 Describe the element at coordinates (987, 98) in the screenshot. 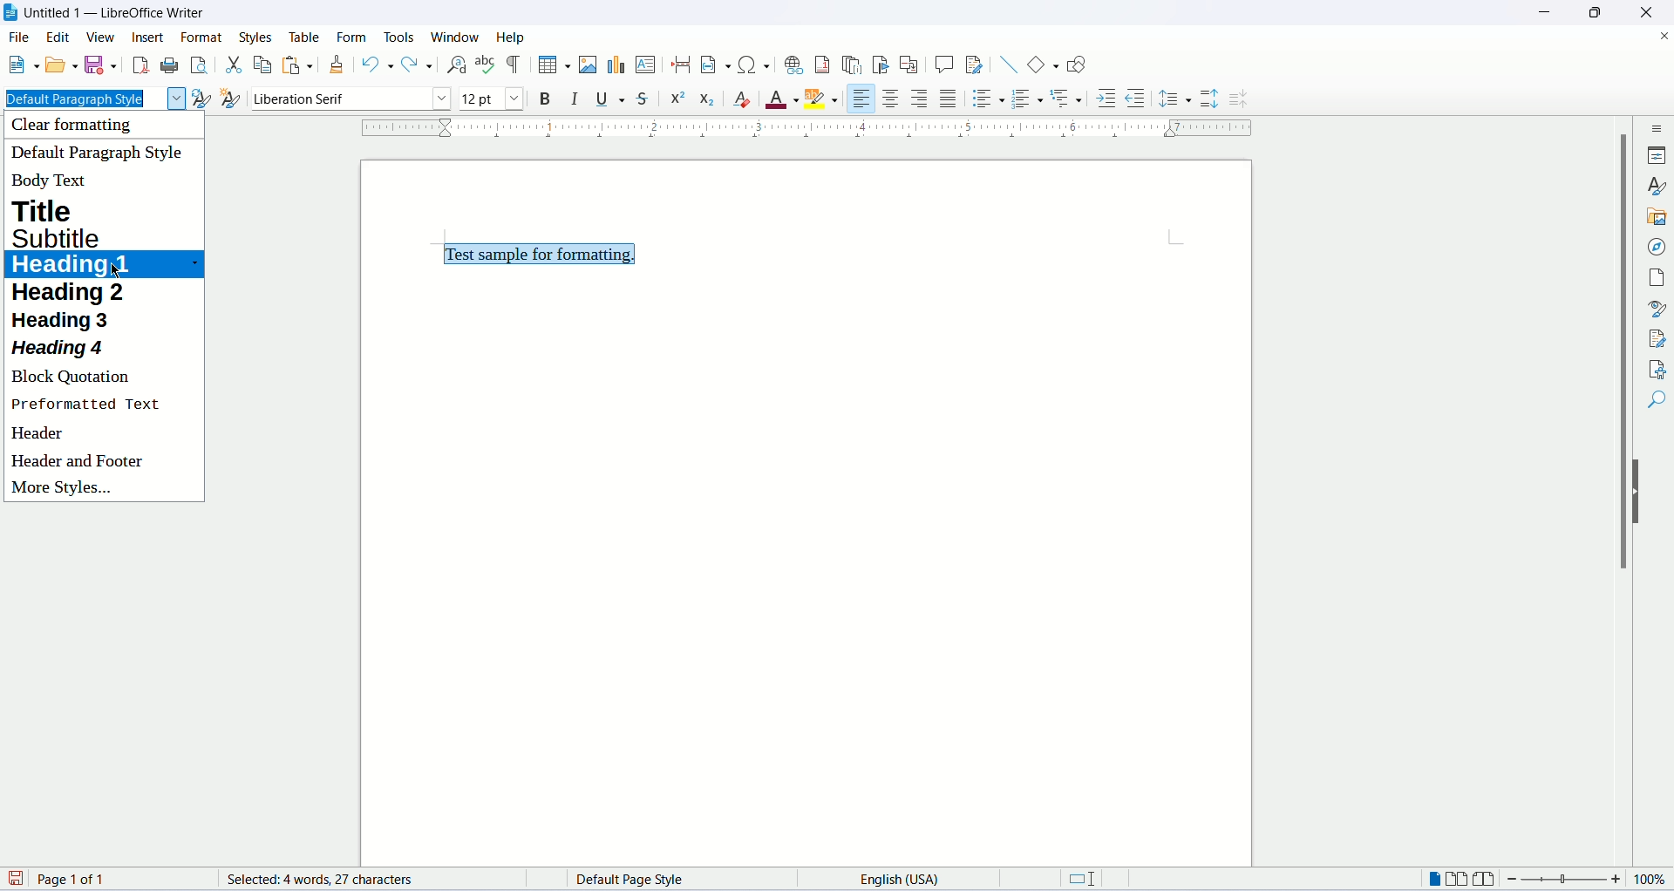

I see `unordered list` at that location.